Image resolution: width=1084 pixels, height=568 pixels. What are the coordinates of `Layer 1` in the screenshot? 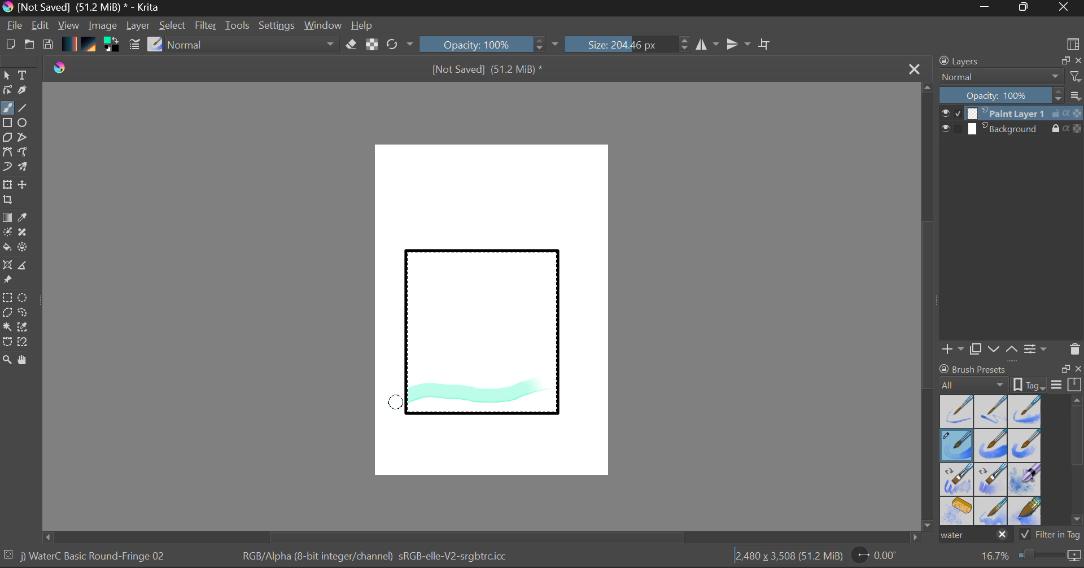 It's located at (1012, 115).